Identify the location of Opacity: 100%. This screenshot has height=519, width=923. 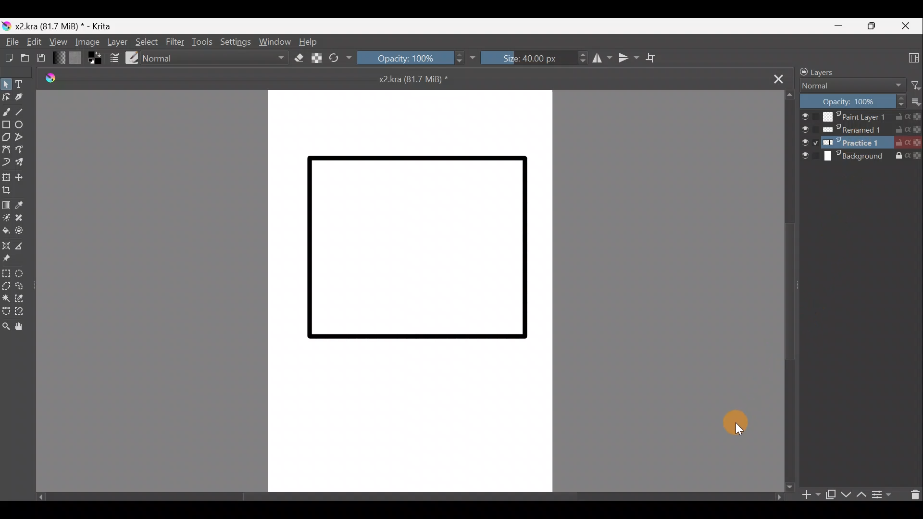
(416, 60).